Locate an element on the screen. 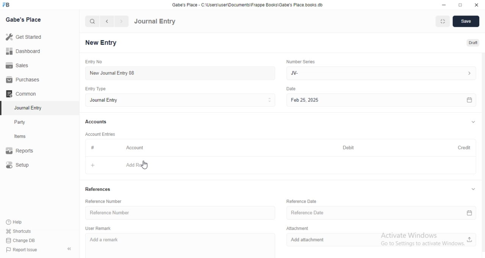 The height and width of the screenshot is (258, 485). Reference Date is located at coordinates (300, 201).